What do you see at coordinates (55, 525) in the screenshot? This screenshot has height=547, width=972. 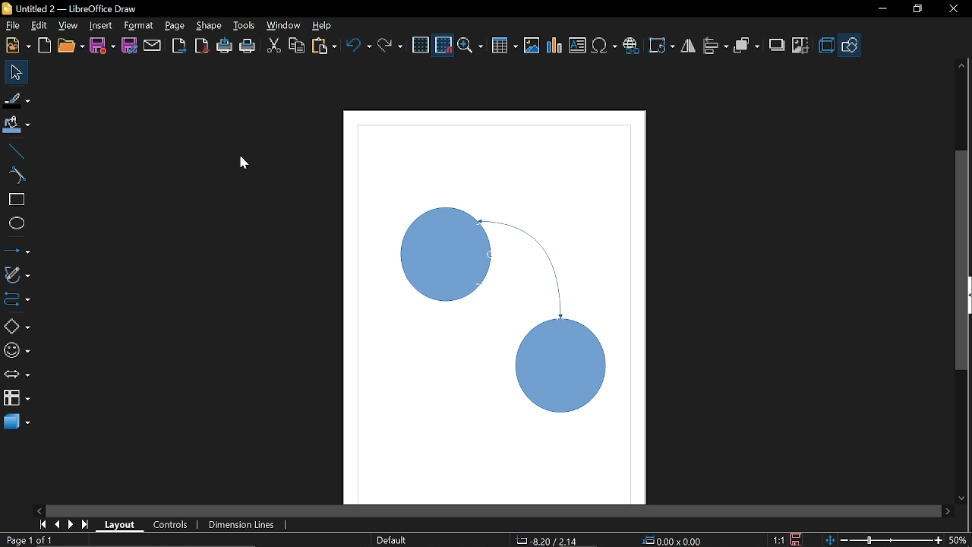 I see `previous page` at bounding box center [55, 525].